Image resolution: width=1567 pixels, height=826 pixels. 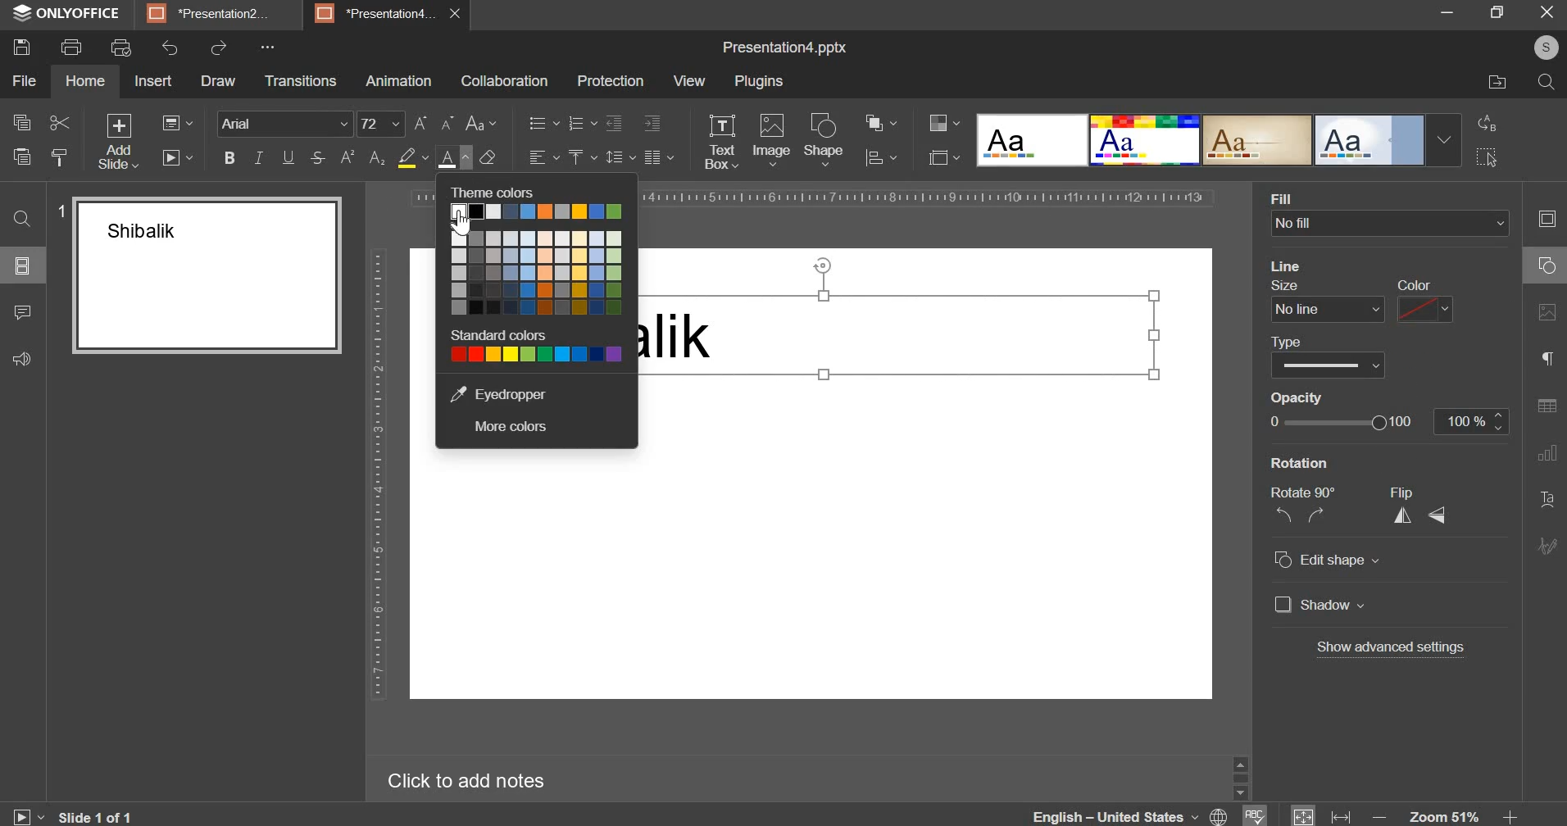 I want to click on fit to width, so click(x=1342, y=815).